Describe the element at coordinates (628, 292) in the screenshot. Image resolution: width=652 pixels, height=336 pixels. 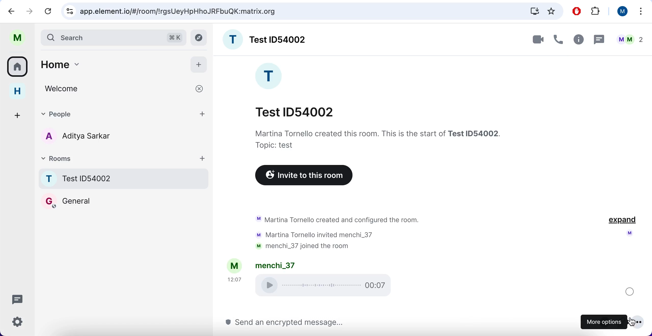
I see `sent message` at that location.